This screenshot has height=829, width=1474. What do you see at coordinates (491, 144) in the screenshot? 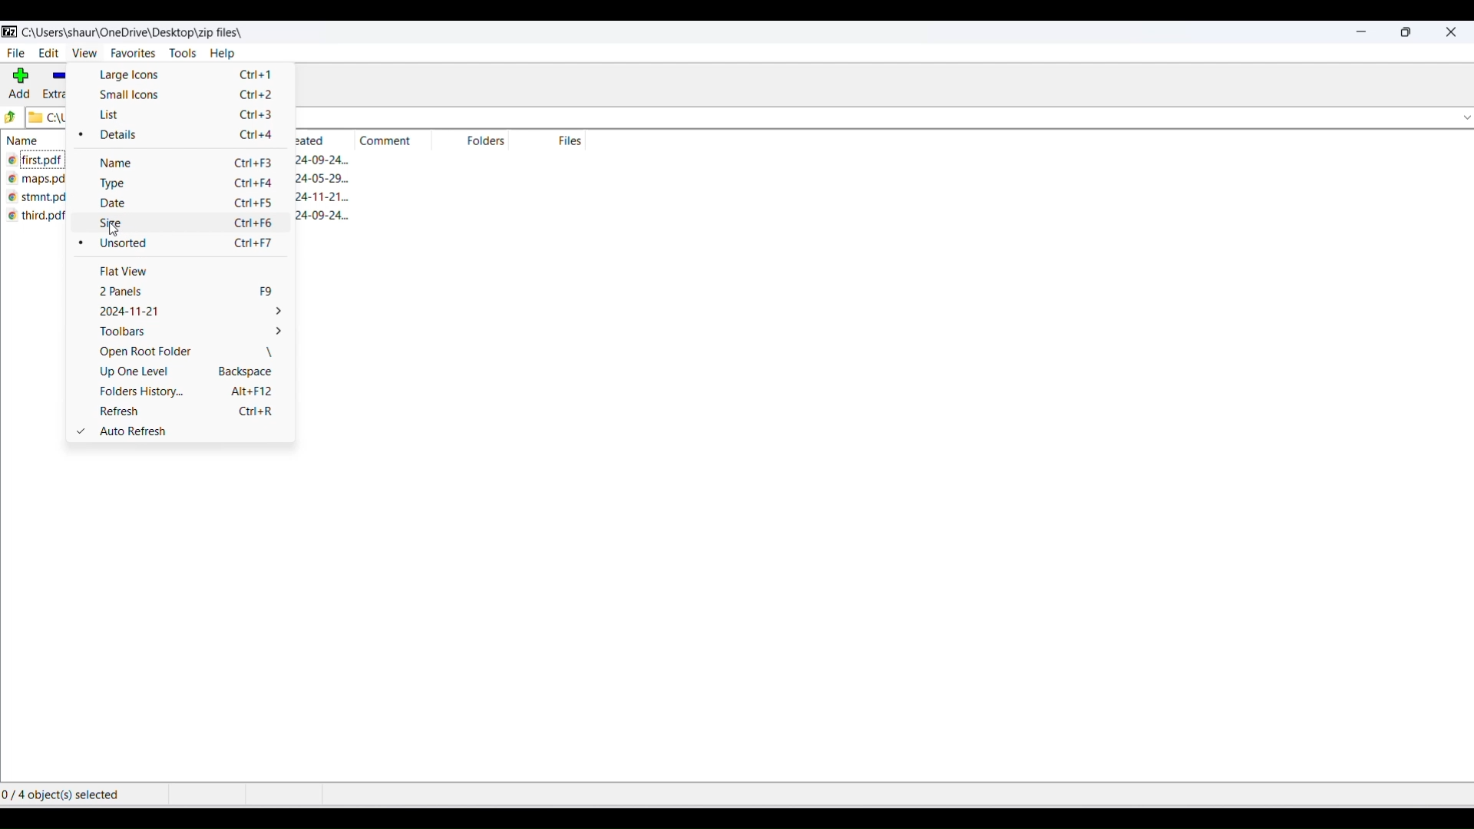
I see `folders` at bounding box center [491, 144].